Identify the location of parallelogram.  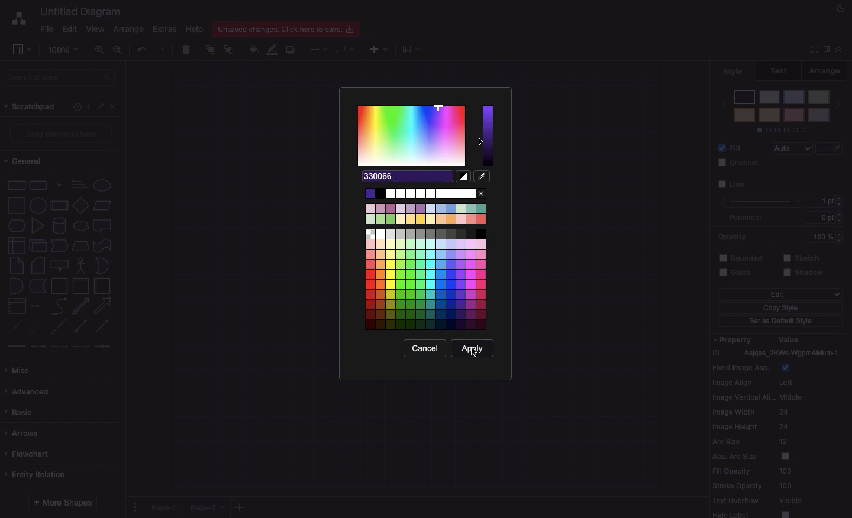
(104, 206).